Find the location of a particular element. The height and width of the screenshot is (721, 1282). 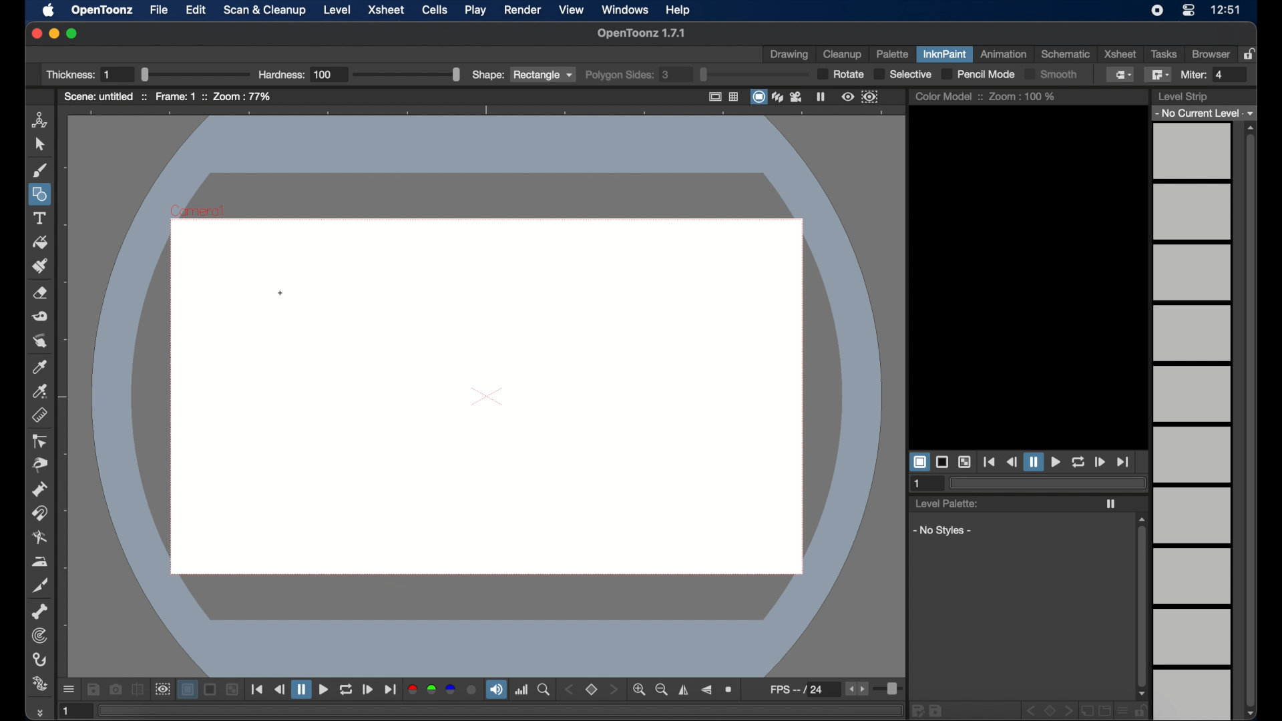

minimize is located at coordinates (53, 33).